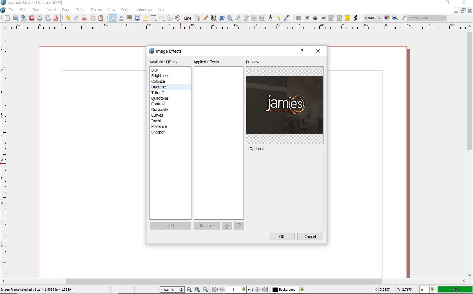 The height and width of the screenshot is (294, 473). Describe the element at coordinates (144, 10) in the screenshot. I see `windows` at that location.